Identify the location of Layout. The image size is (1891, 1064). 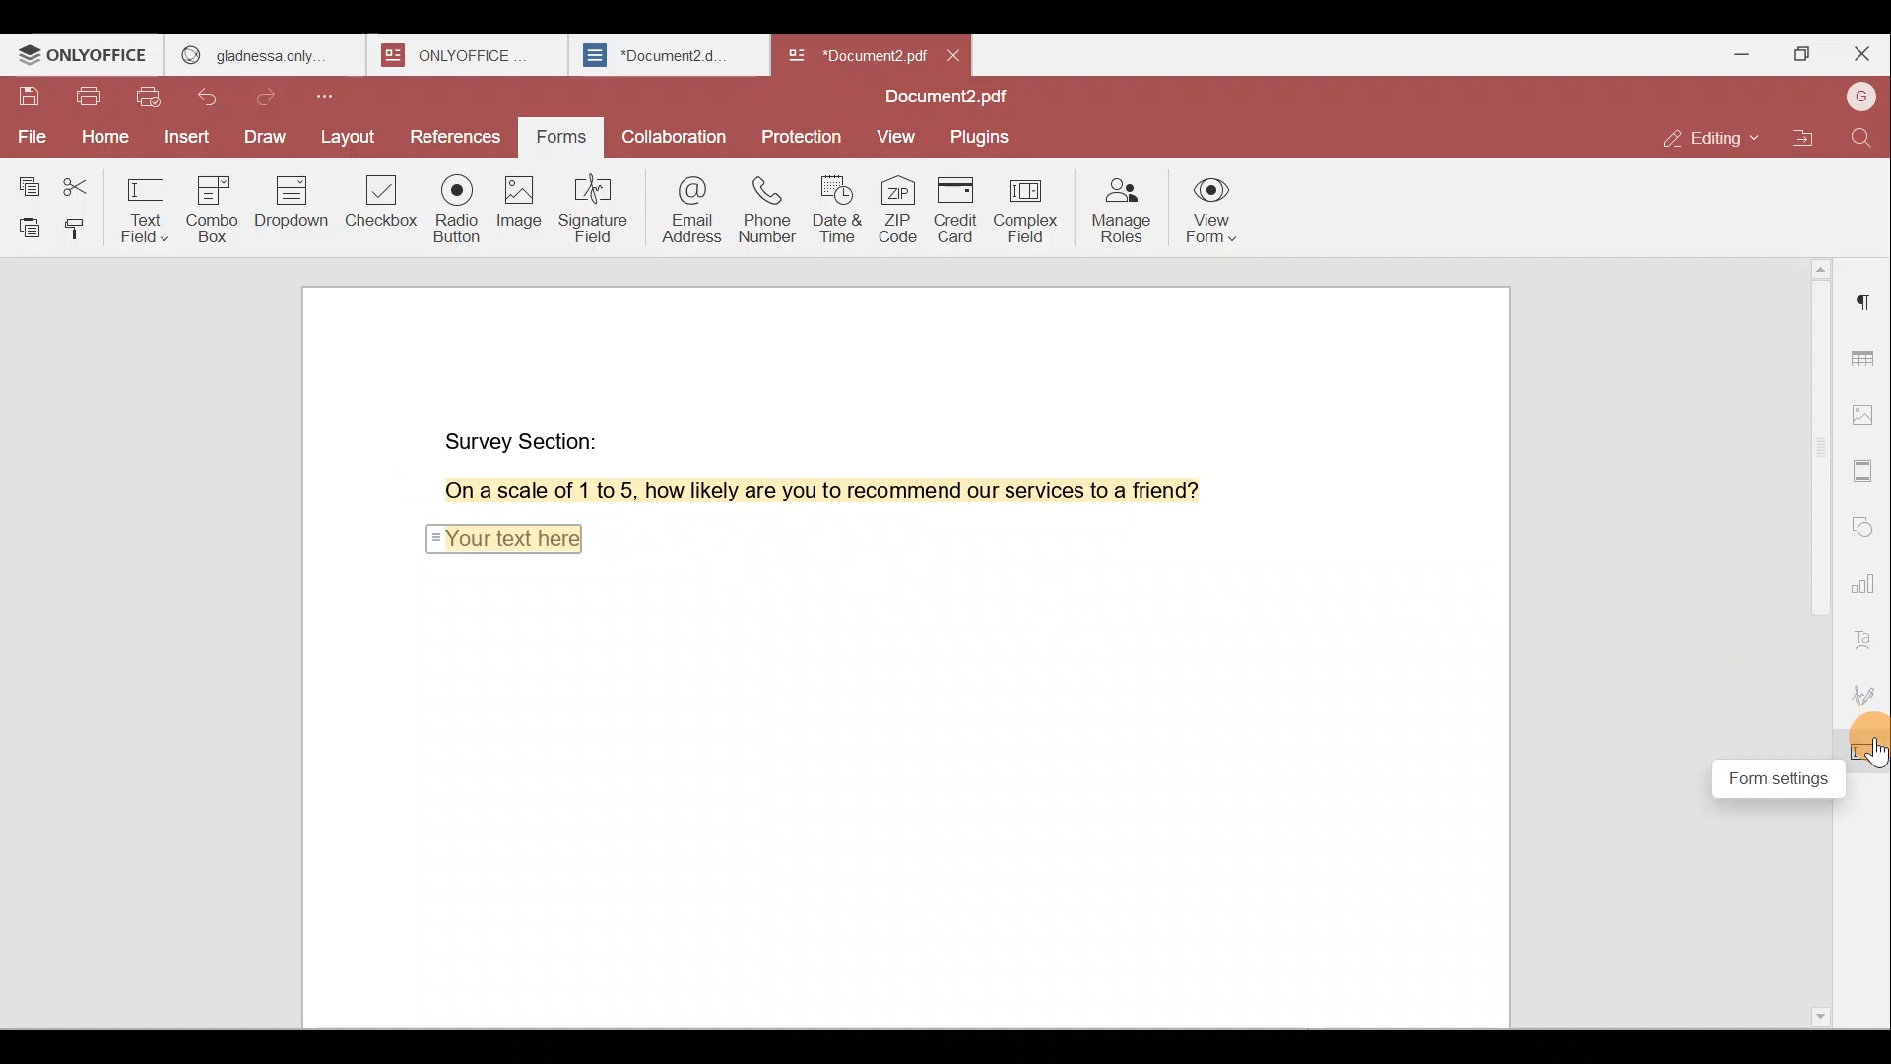
(348, 138).